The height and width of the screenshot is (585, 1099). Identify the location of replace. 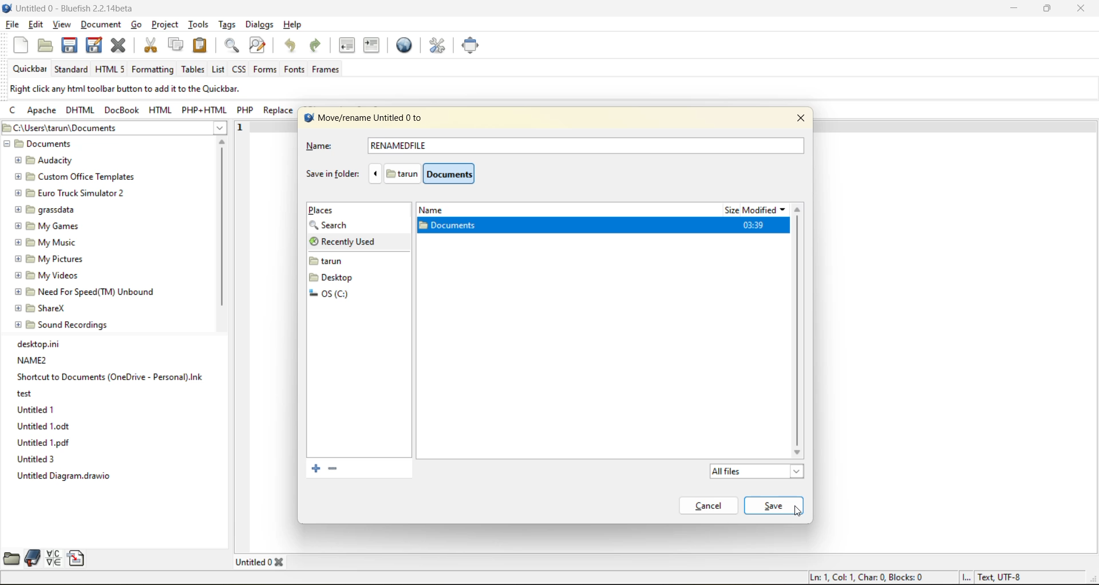
(277, 111).